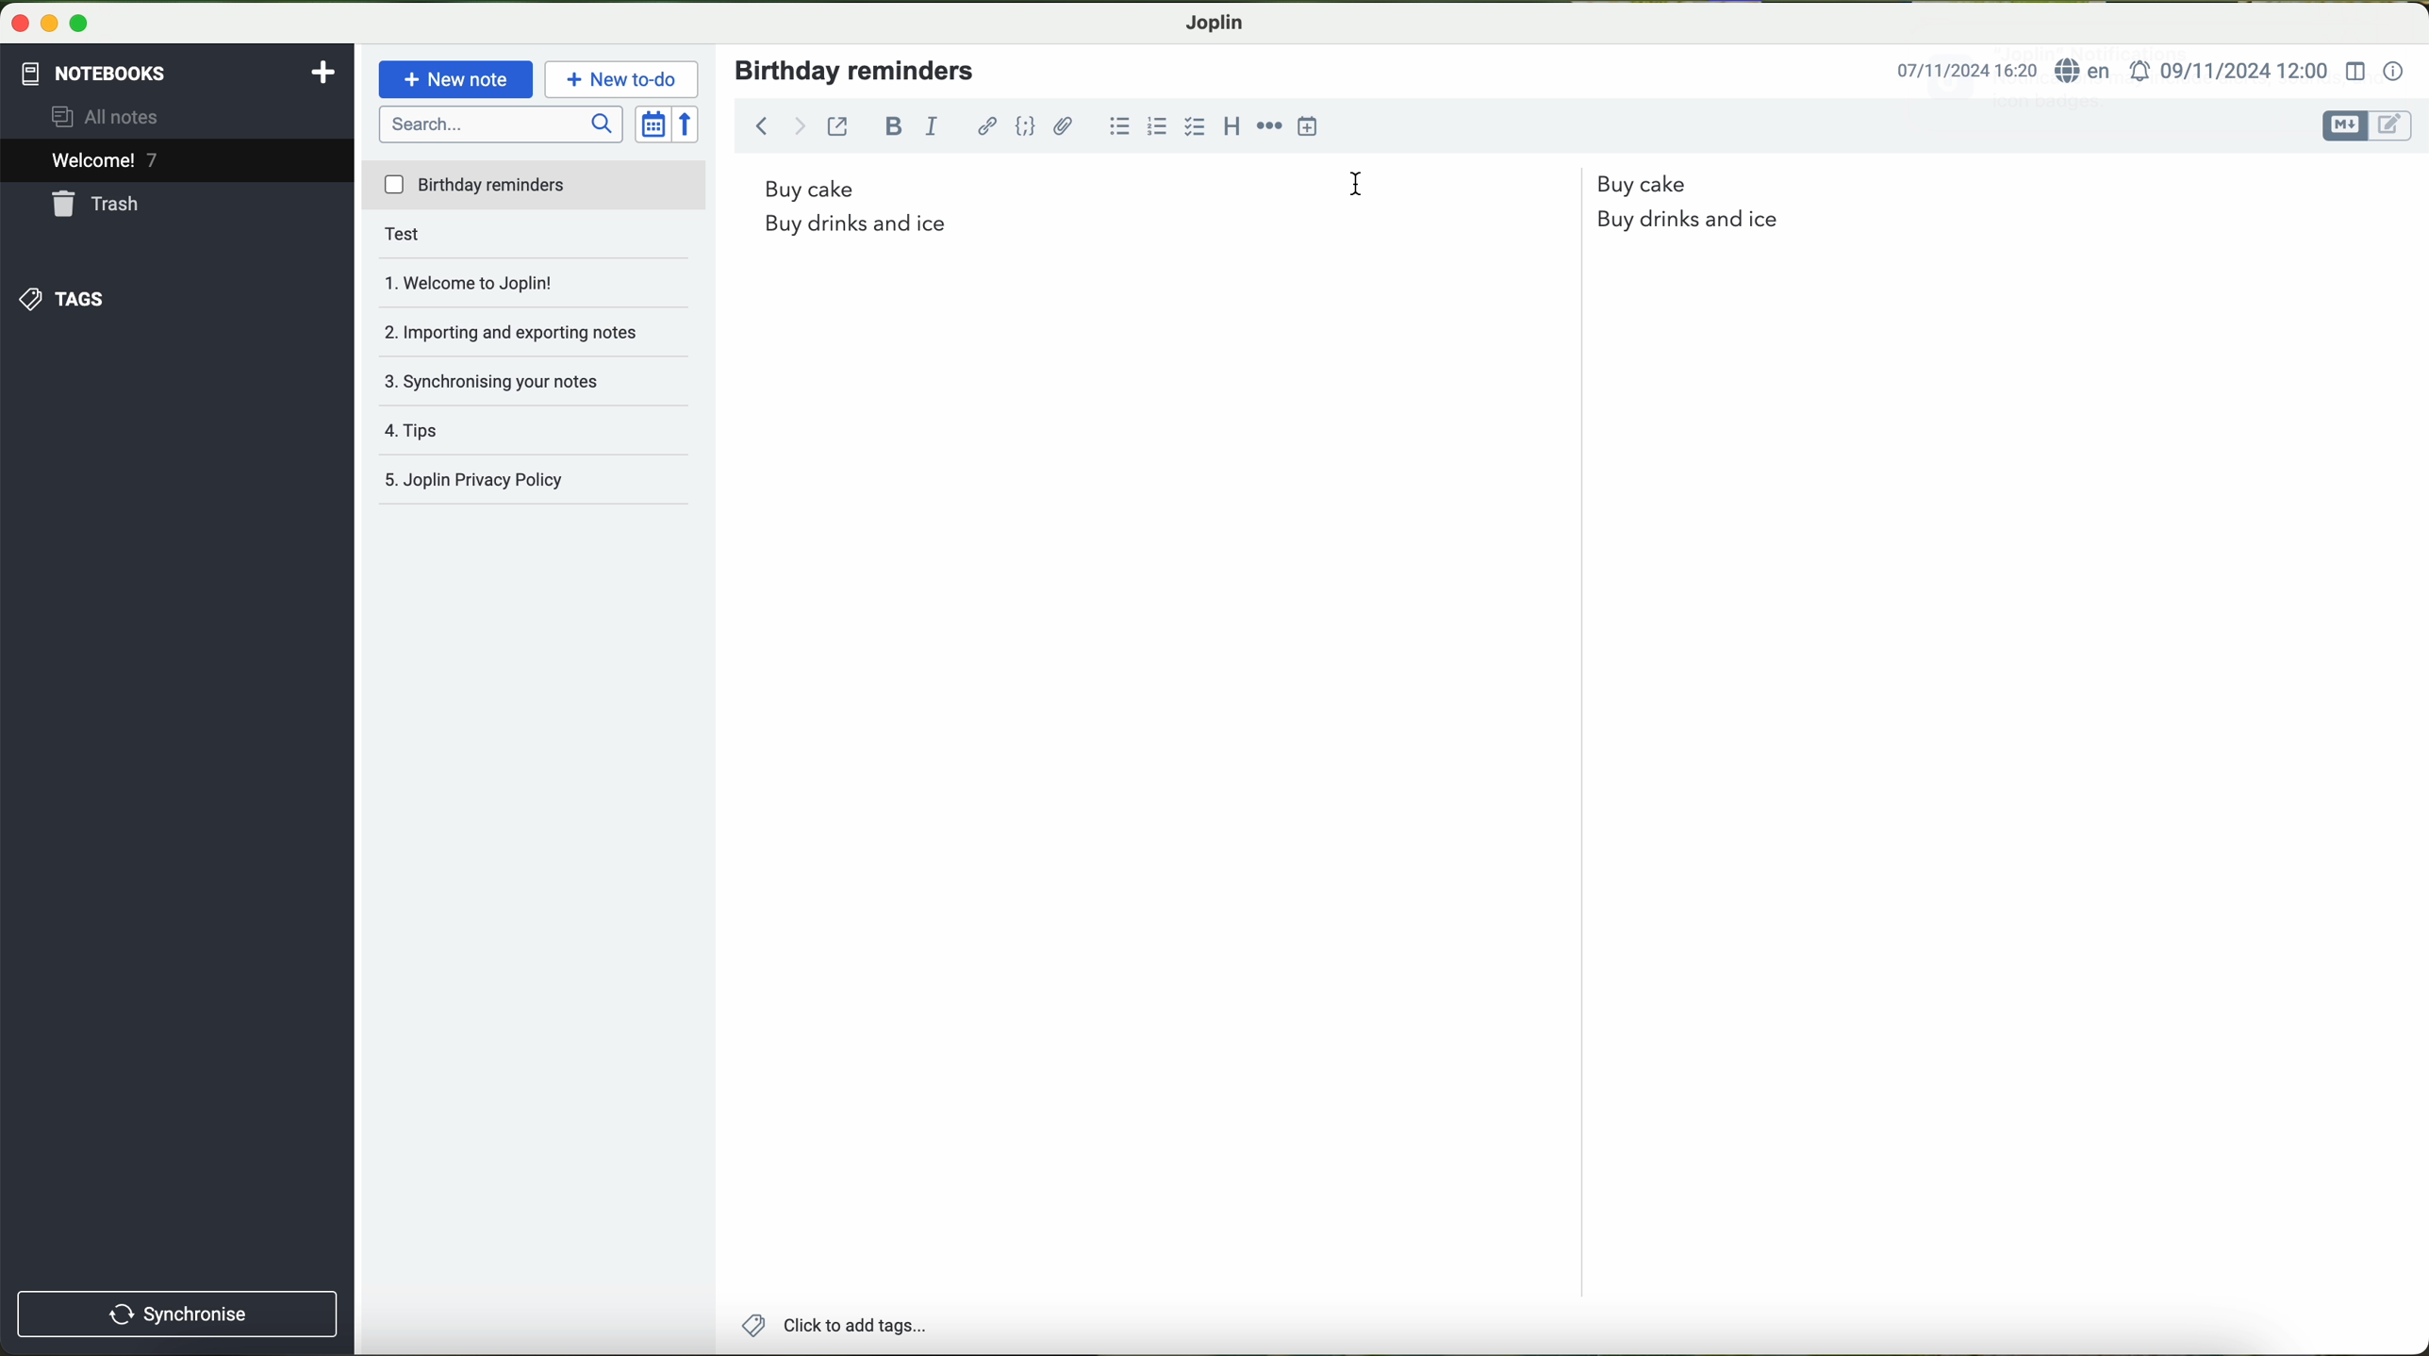 This screenshot has height=1356, width=2429. I want to click on new note button, so click(454, 79).